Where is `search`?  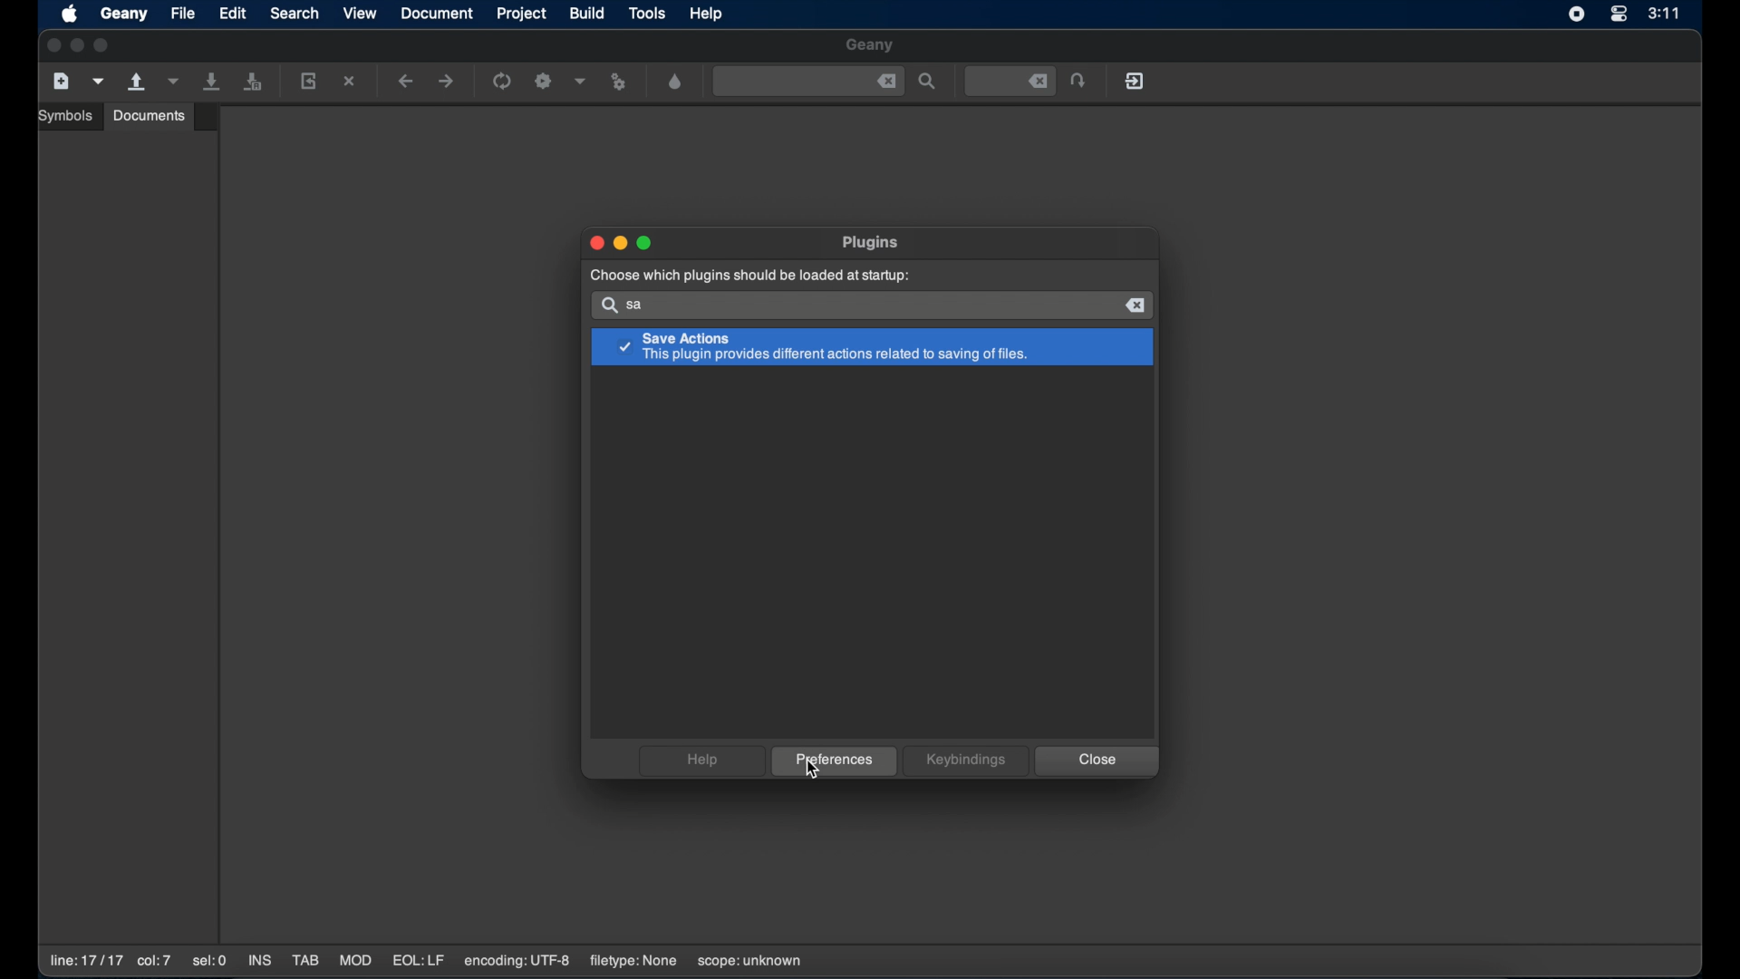
search is located at coordinates (295, 13).